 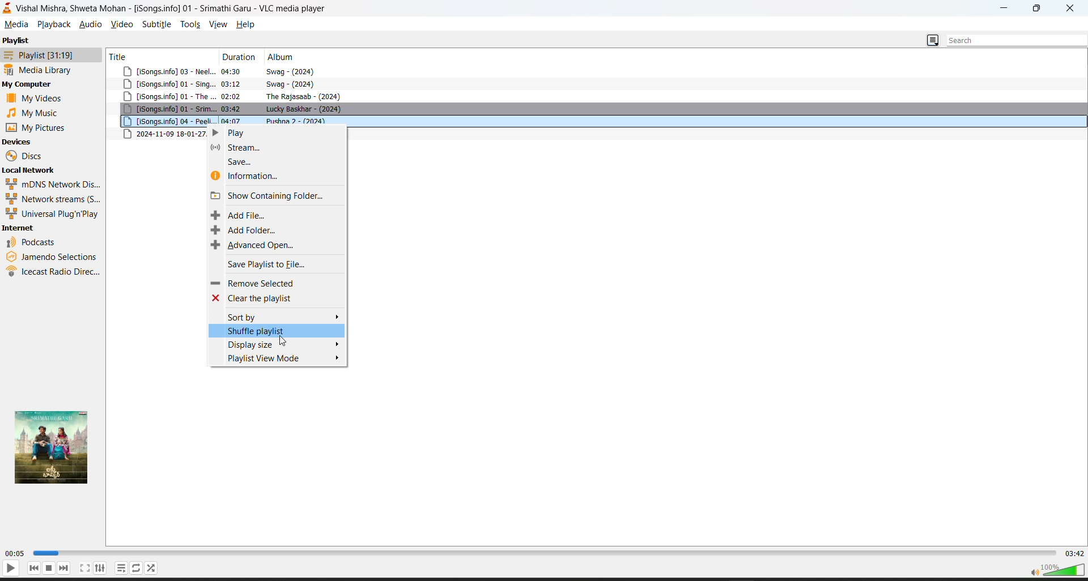 What do you see at coordinates (243, 230) in the screenshot?
I see `add folder` at bounding box center [243, 230].